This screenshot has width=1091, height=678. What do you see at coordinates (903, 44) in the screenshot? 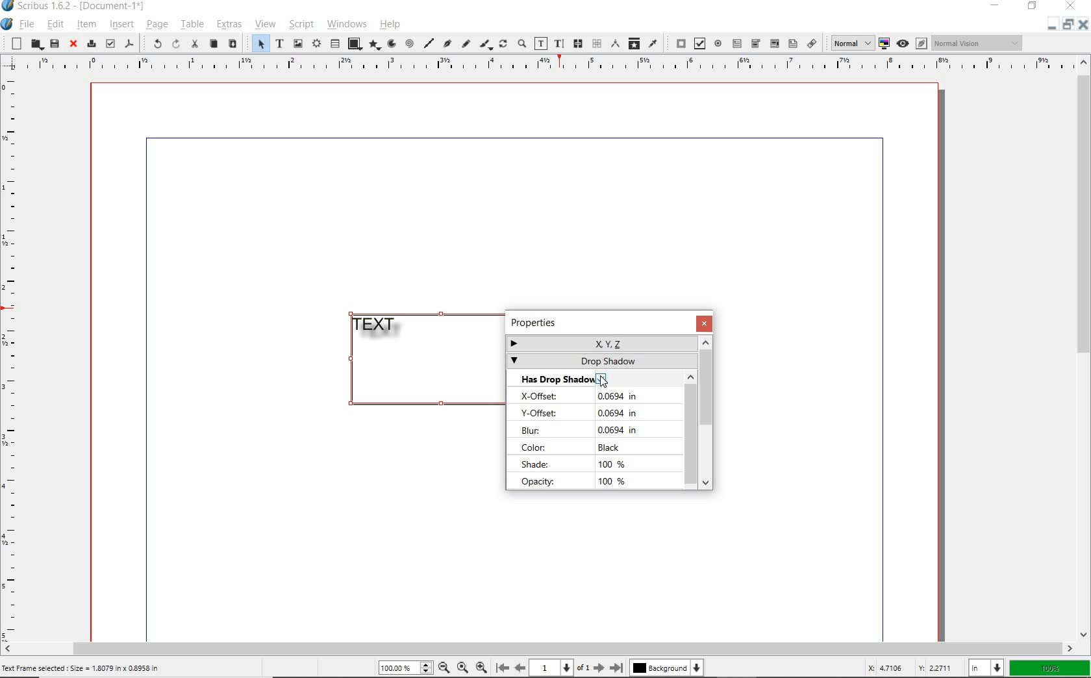
I see `preview mode` at bounding box center [903, 44].